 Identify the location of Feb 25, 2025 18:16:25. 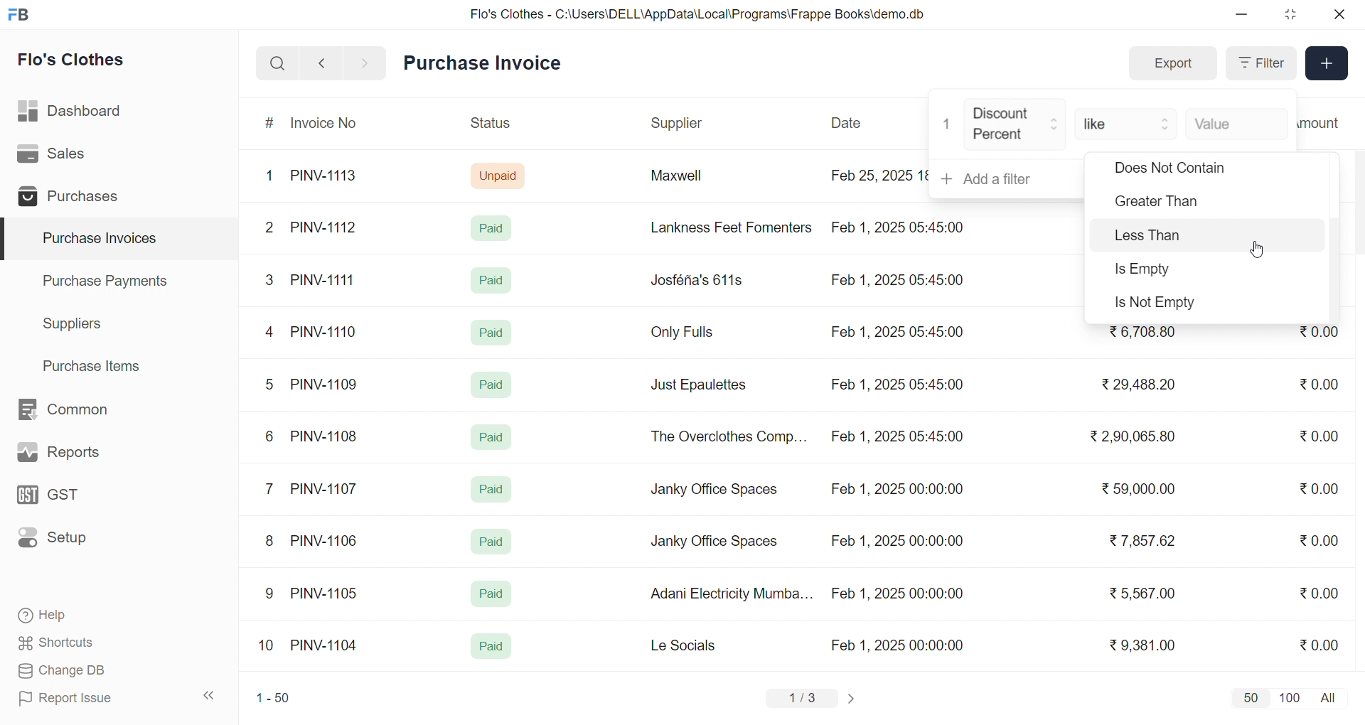
(877, 175).